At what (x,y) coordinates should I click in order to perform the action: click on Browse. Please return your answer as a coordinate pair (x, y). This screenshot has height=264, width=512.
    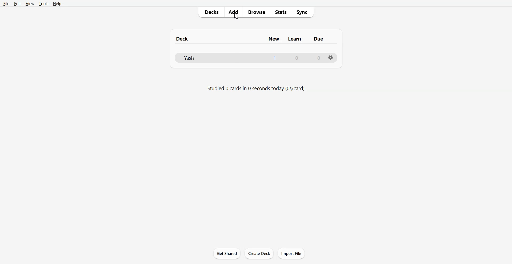
    Looking at the image, I should click on (256, 12).